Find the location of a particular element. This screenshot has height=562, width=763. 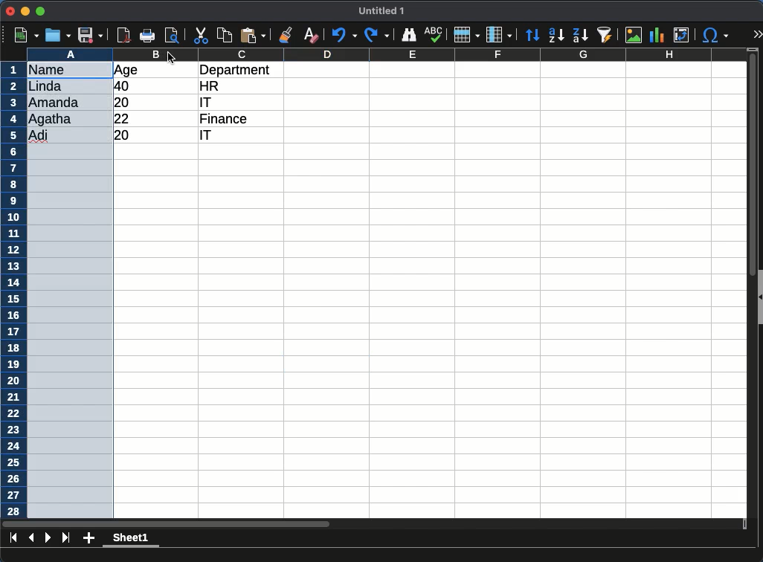

cursor is located at coordinates (173, 59).